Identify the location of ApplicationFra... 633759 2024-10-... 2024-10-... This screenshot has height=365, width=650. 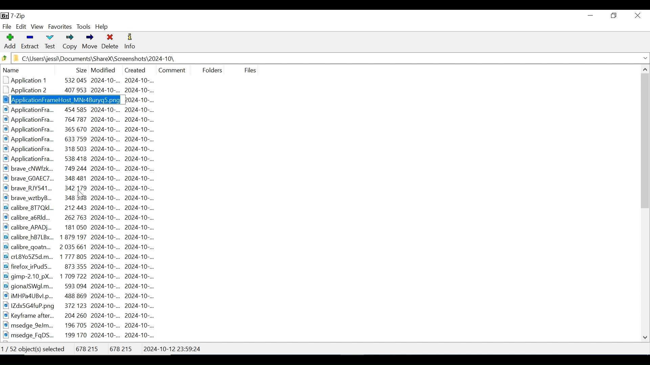
(82, 139).